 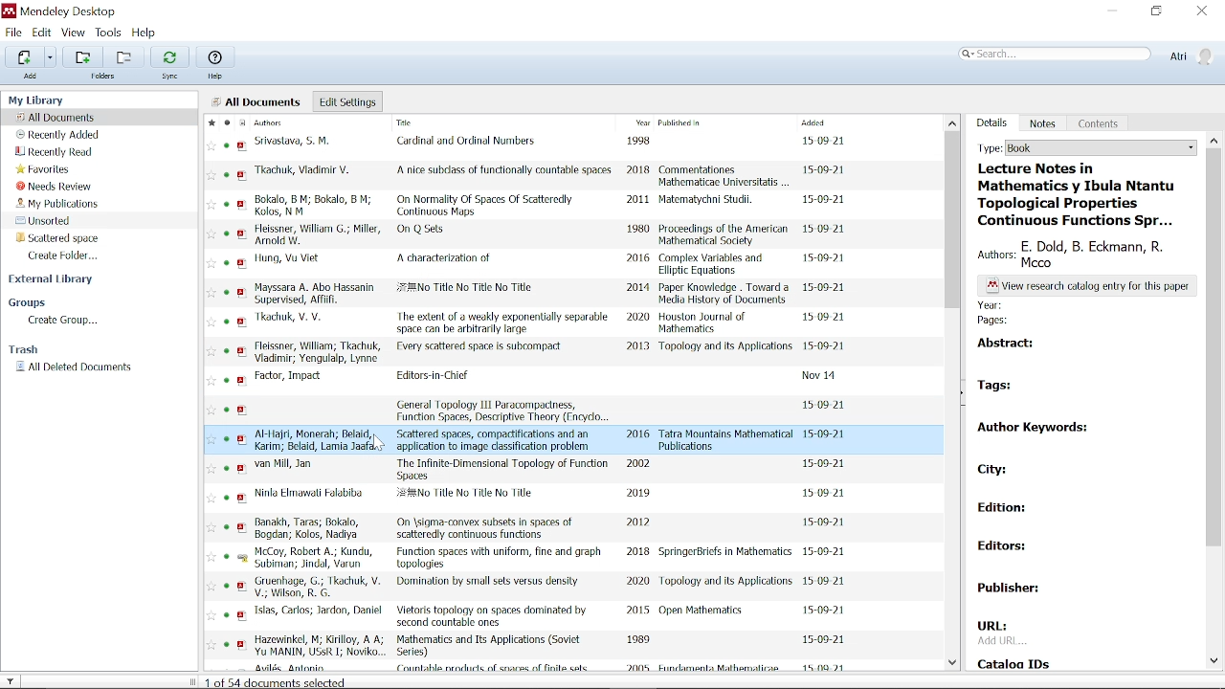 What do you see at coordinates (487, 204) in the screenshot?
I see `title` at bounding box center [487, 204].